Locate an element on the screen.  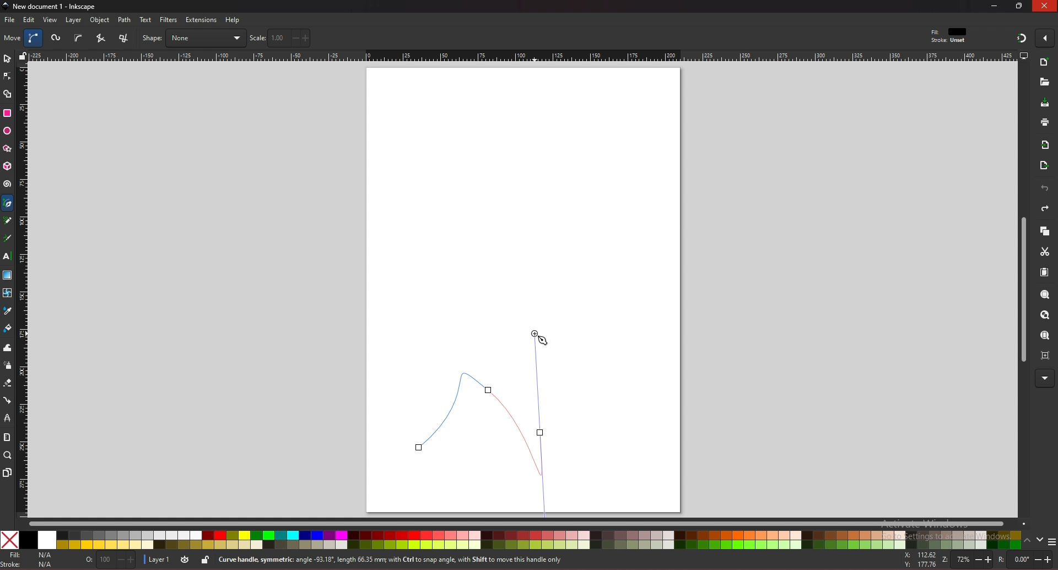
eraser is located at coordinates (7, 383).